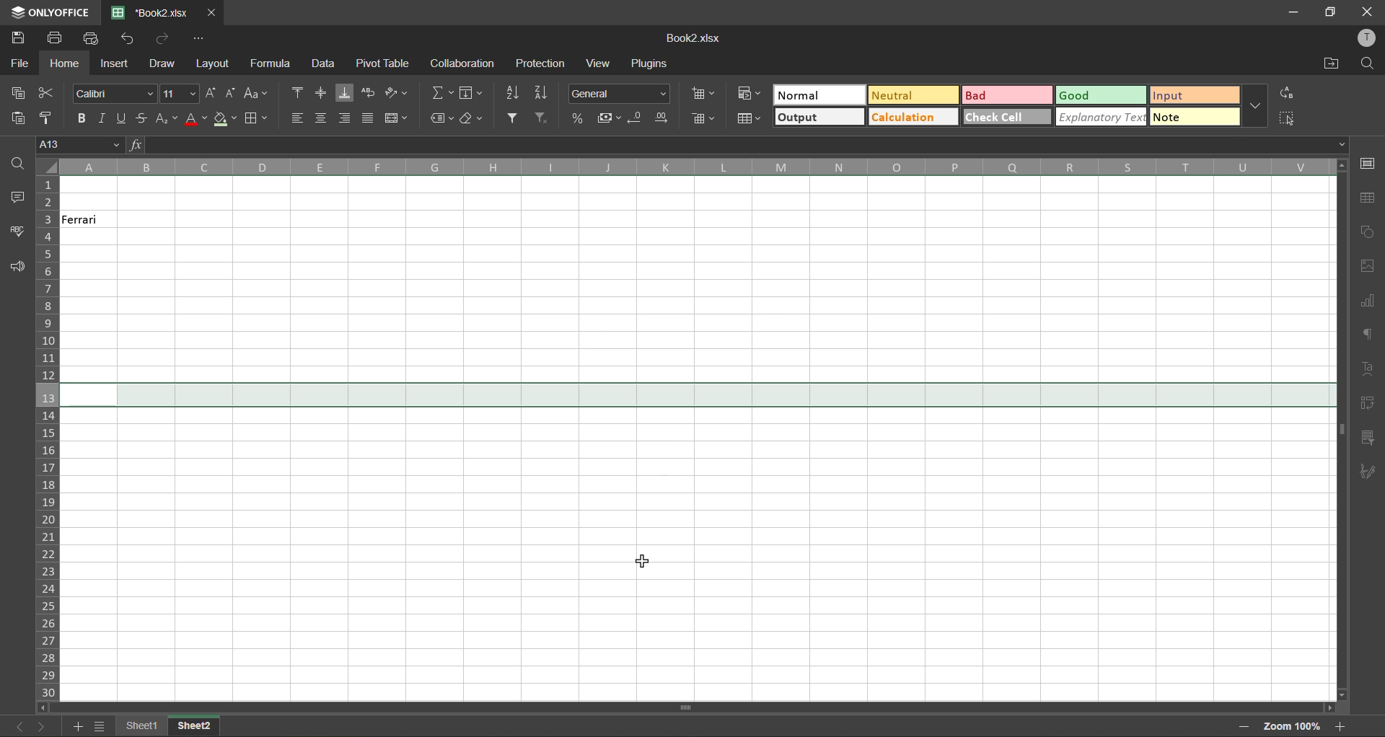 This screenshot has height=737, width=1385. I want to click on neutral, so click(917, 96).